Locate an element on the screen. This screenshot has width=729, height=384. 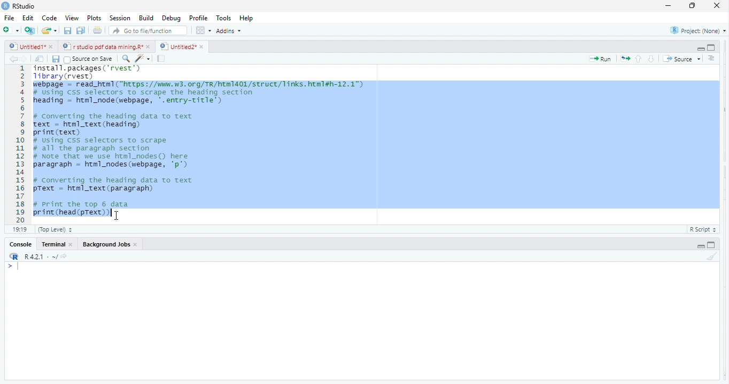
Build is located at coordinates (146, 18).